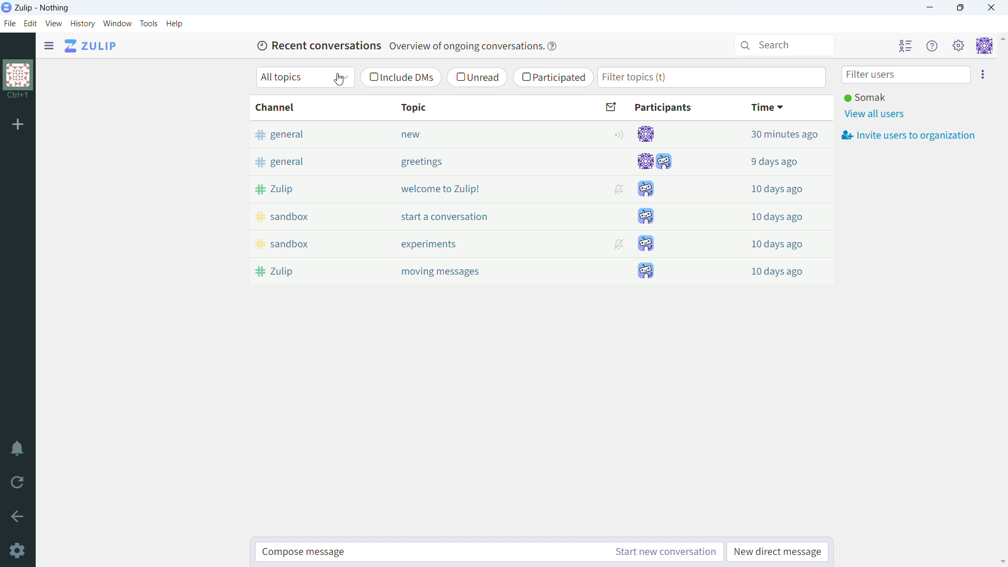 The height and width of the screenshot is (567, 1008). I want to click on moving messages, so click(470, 270).